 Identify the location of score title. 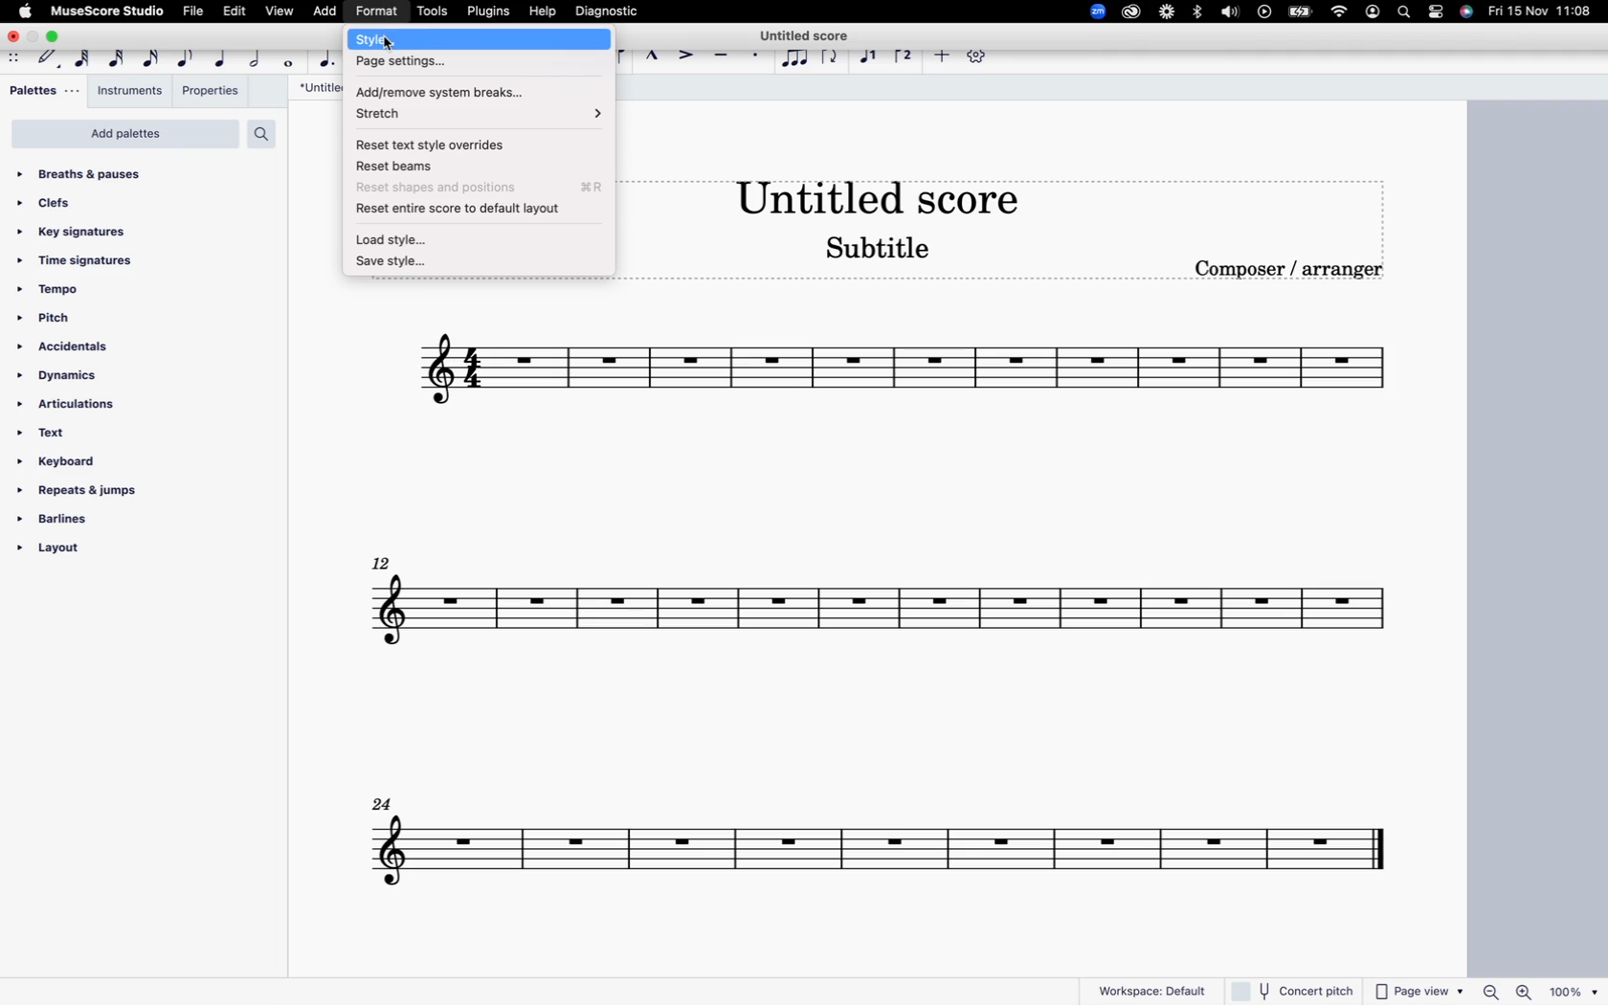
(884, 188).